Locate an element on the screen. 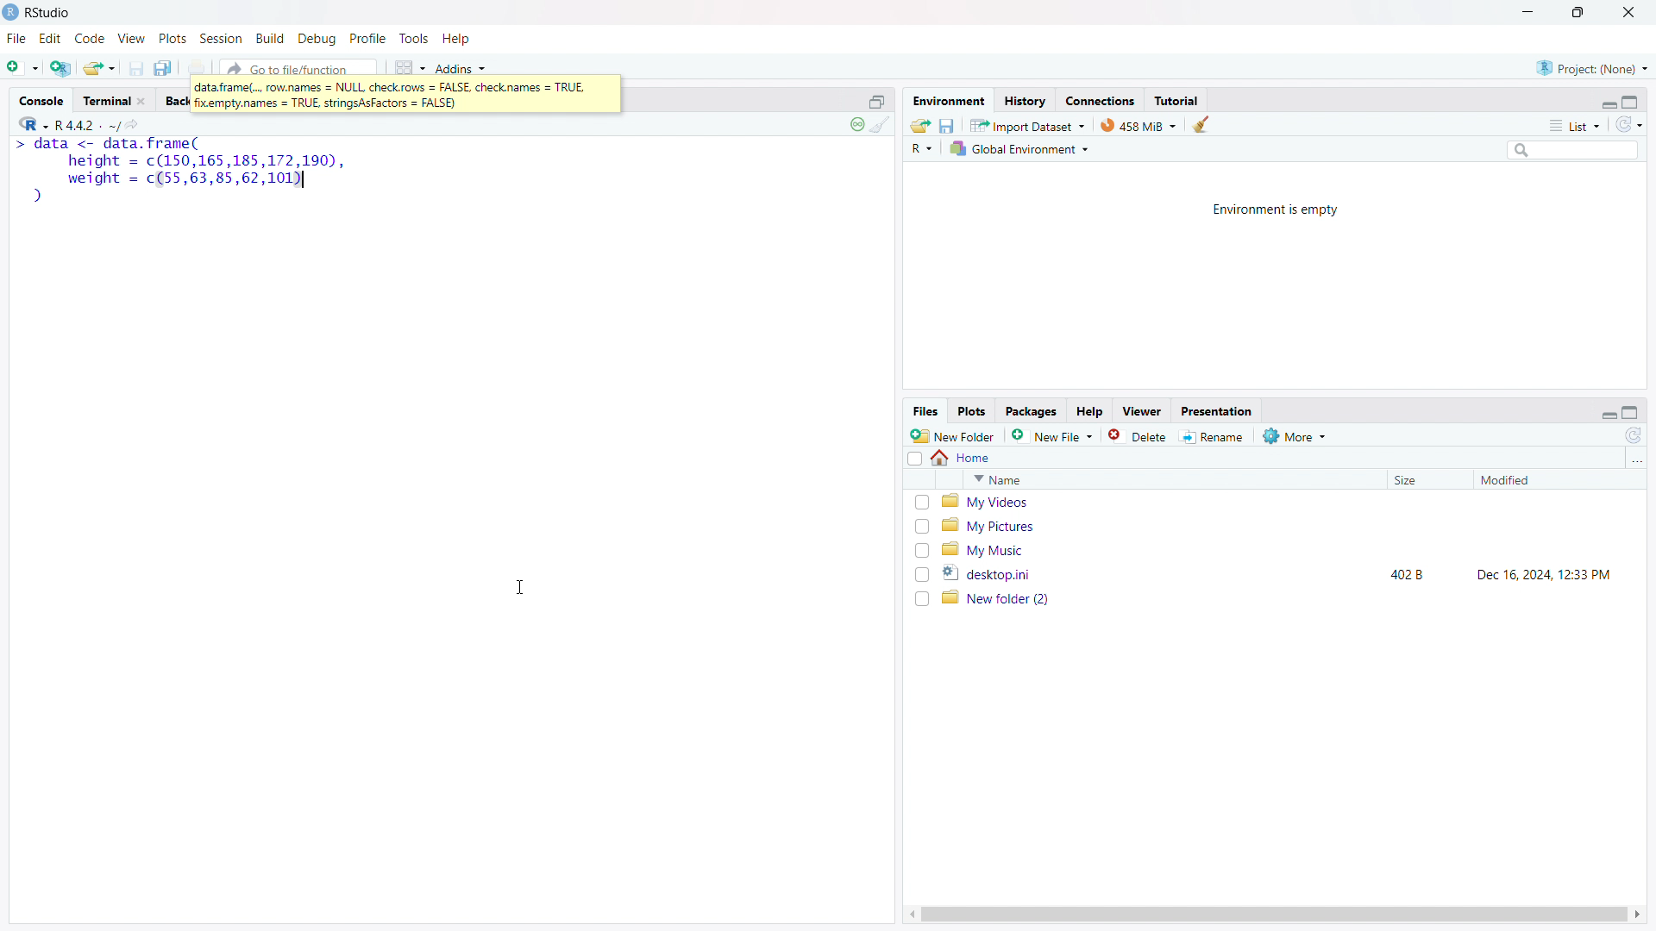 The height and width of the screenshot is (931, 1656). debug is located at coordinates (317, 39).